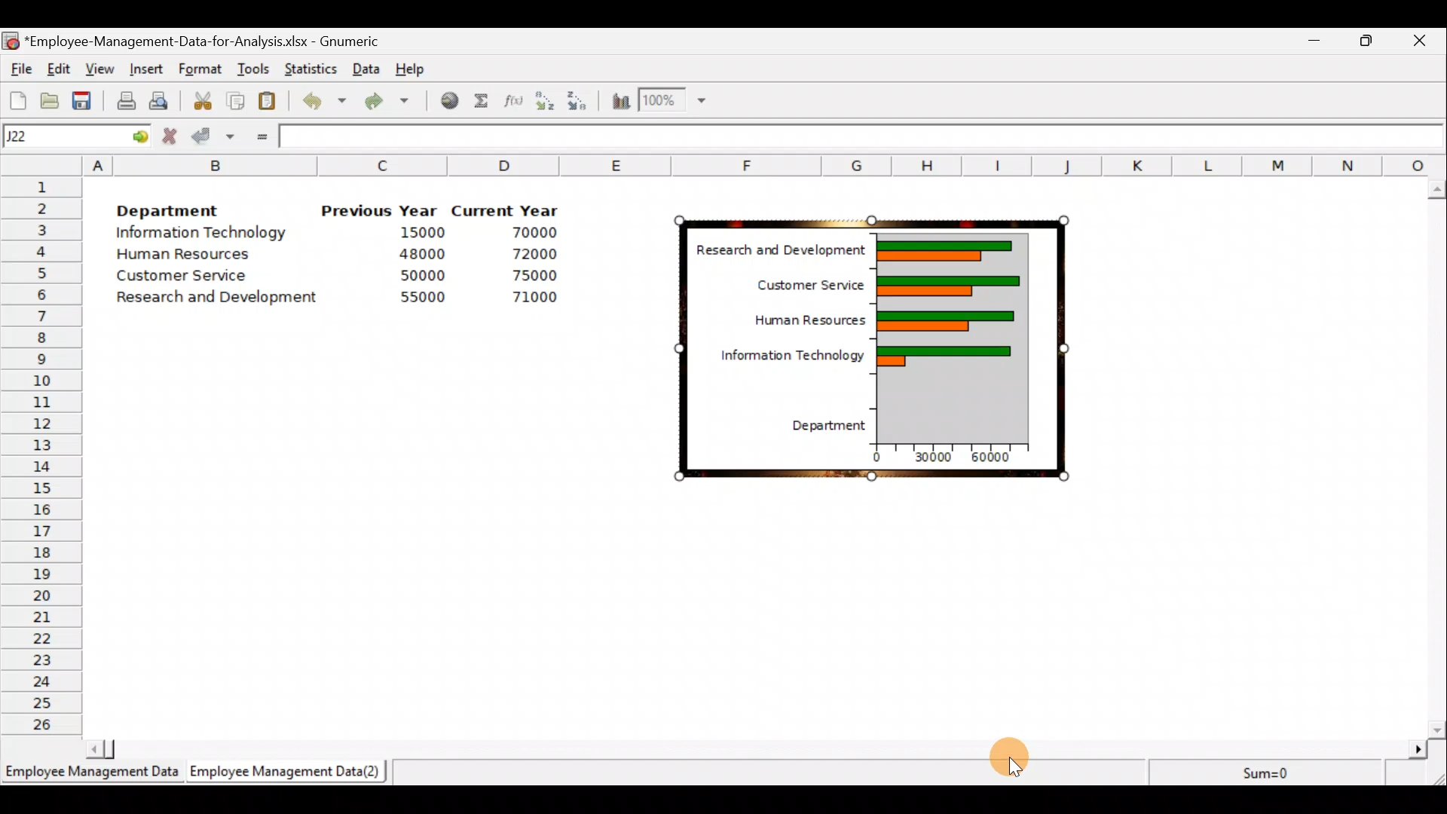 The image size is (1447, 814). Describe the element at coordinates (240, 101) in the screenshot. I see `Copy the selection` at that location.